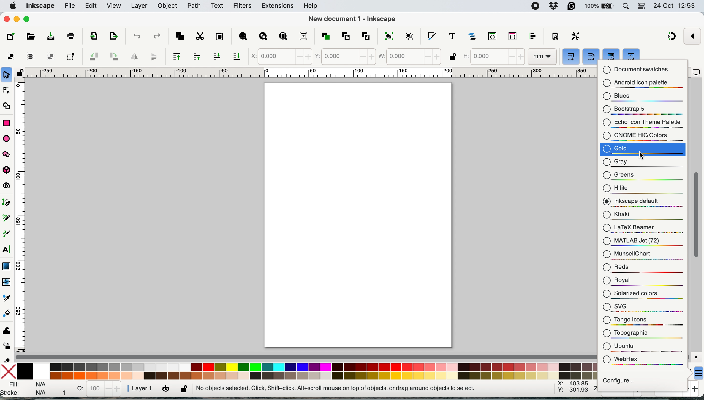 The height and width of the screenshot is (400, 704). Describe the element at coordinates (8, 155) in the screenshot. I see `stars and banners tools` at that location.